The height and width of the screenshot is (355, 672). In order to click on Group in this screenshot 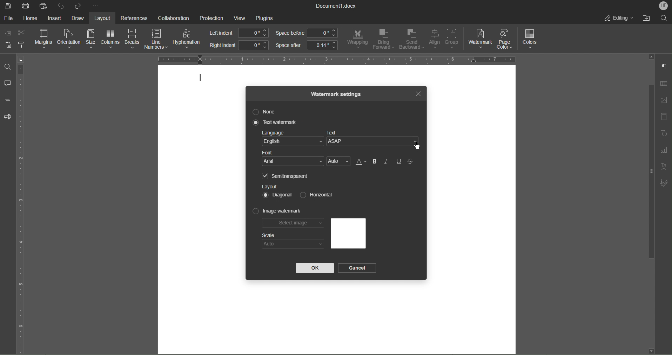, I will do `click(454, 40)`.